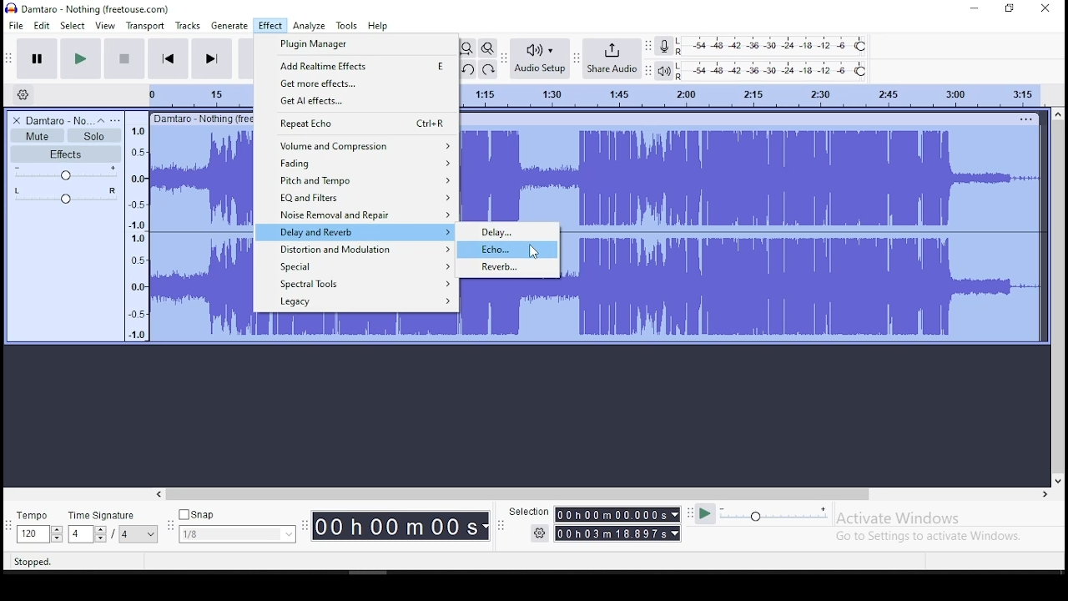  Describe the element at coordinates (348, 26) in the screenshot. I see `tools` at that location.